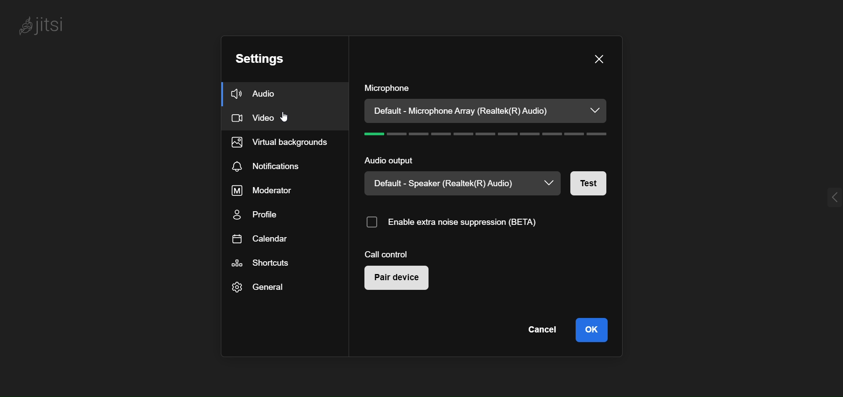 This screenshot has width=843, height=397. I want to click on close dialog, so click(600, 58).